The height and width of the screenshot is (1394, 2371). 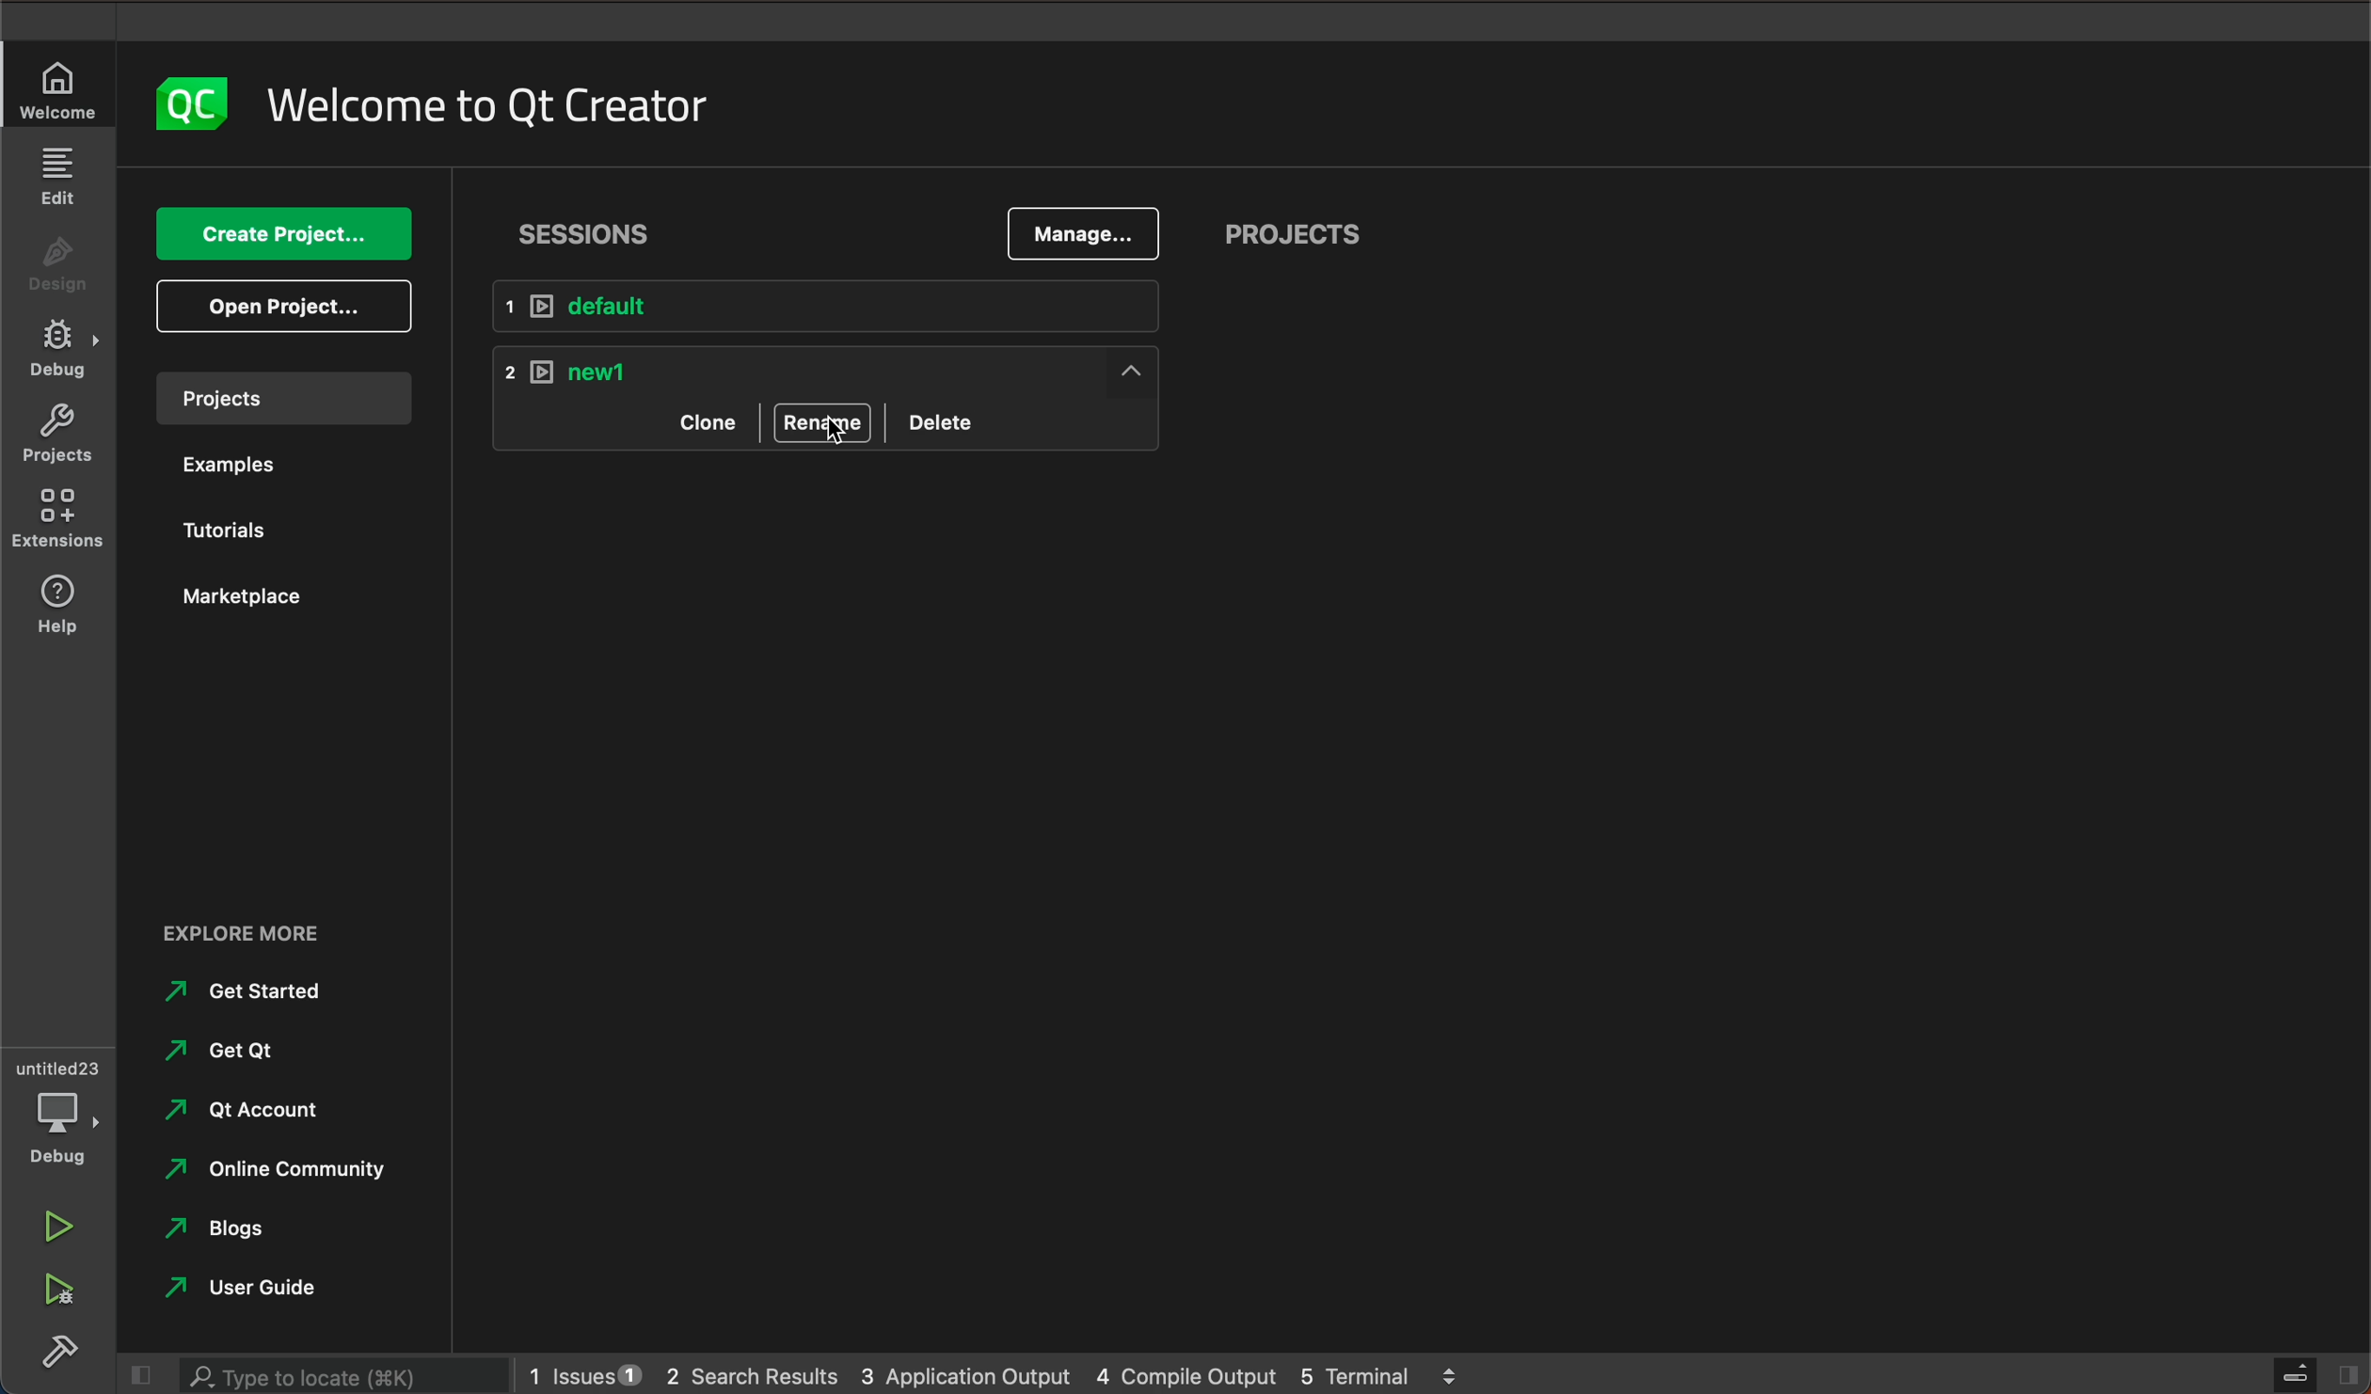 I want to click on projects, so click(x=1294, y=238).